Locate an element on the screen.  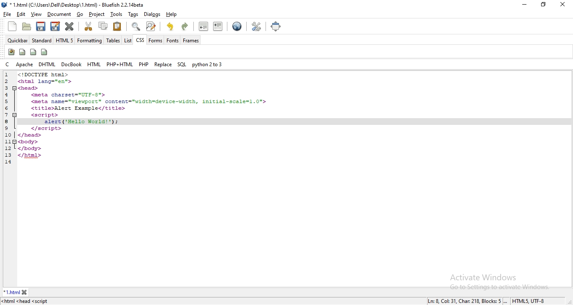
fonts is located at coordinates (172, 41).